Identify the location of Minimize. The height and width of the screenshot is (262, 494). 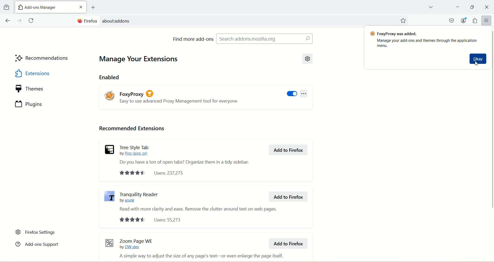
(472, 7).